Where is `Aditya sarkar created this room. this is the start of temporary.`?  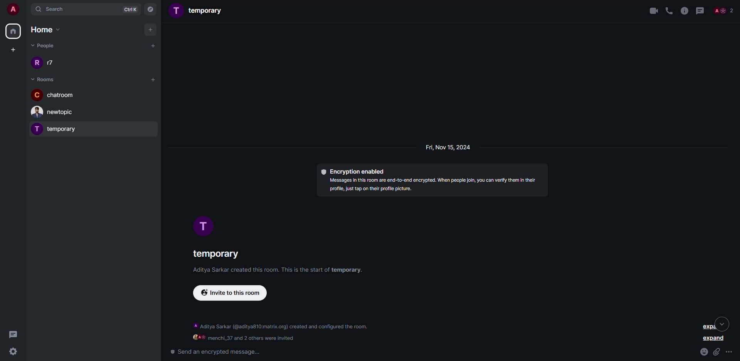
Aditya sarkar created this room. this is the start of temporary. is located at coordinates (272, 271).